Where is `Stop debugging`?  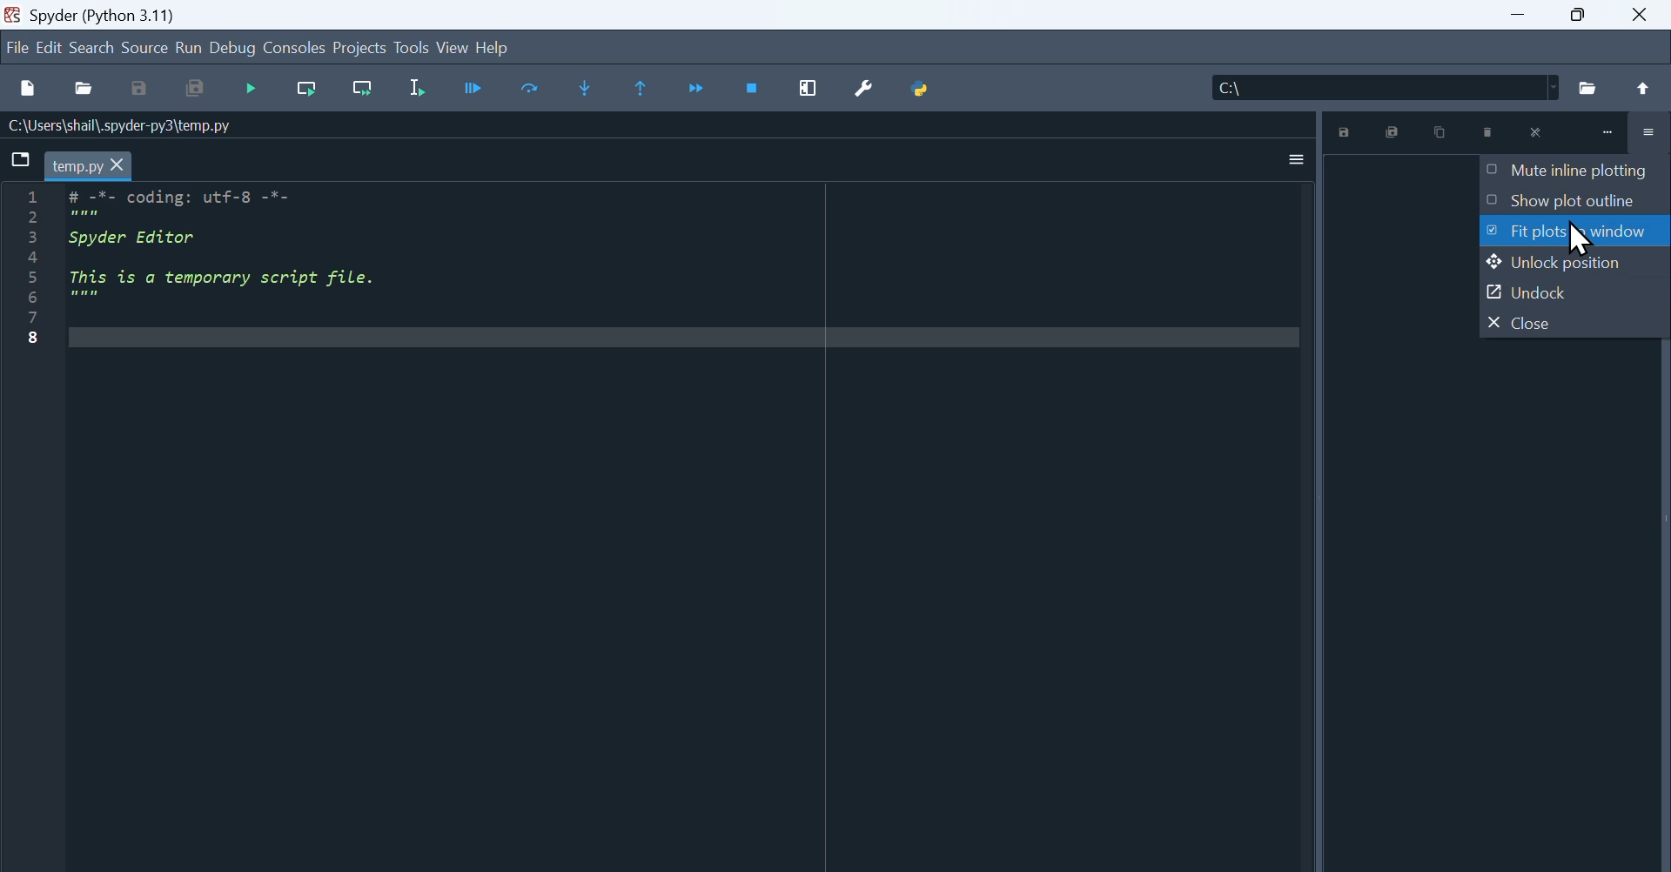
Stop debugging is located at coordinates (751, 89).